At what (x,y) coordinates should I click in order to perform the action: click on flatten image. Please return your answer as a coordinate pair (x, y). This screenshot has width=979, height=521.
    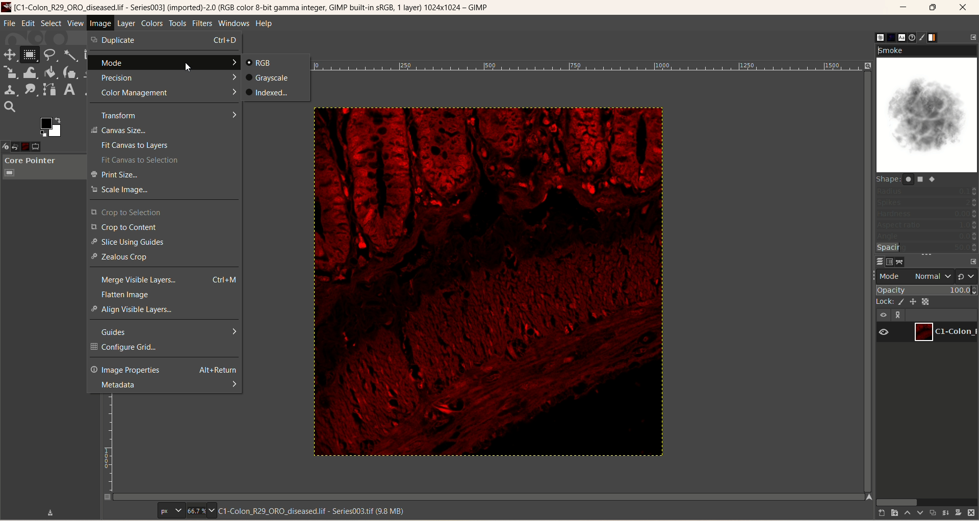
    Looking at the image, I should click on (164, 295).